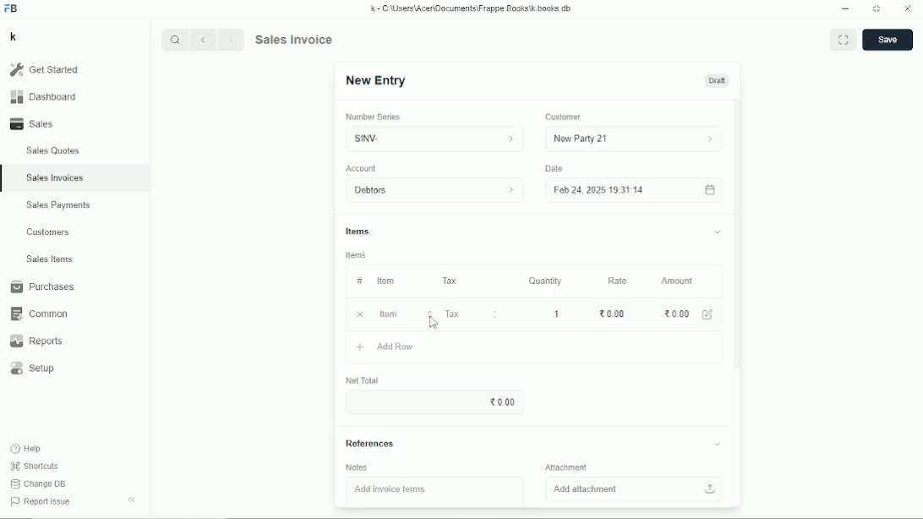 This screenshot has height=519, width=923. What do you see at coordinates (636, 190) in the screenshot?
I see `Feb 24, 2025 19:31:14` at bounding box center [636, 190].